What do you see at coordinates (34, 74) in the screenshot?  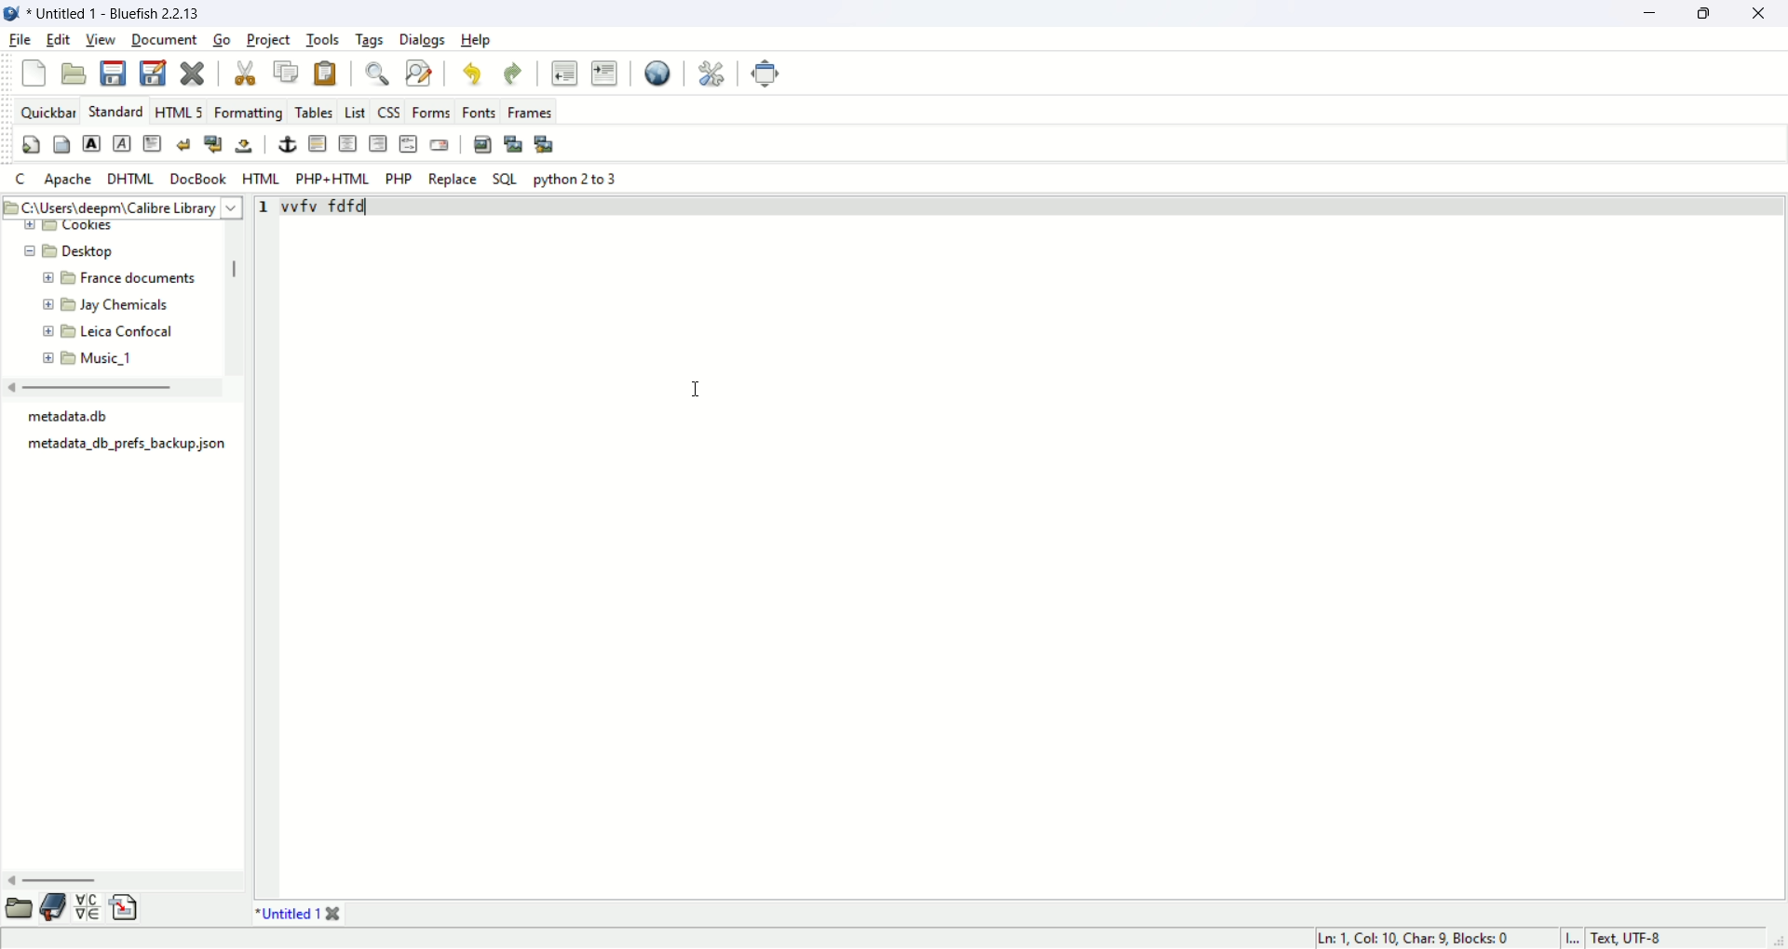 I see `new` at bounding box center [34, 74].